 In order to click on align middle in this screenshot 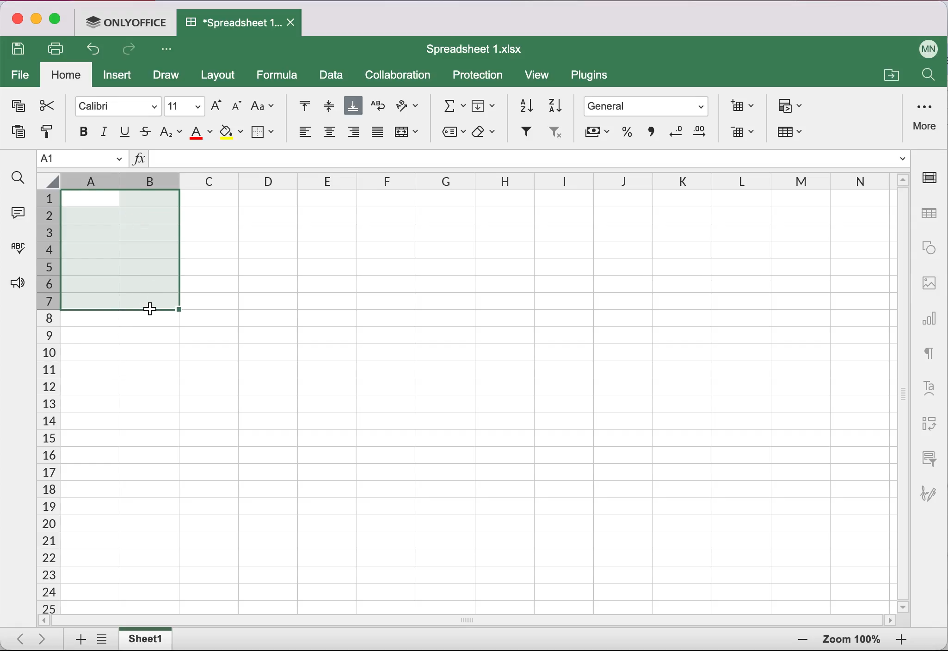, I will do `click(327, 105)`.